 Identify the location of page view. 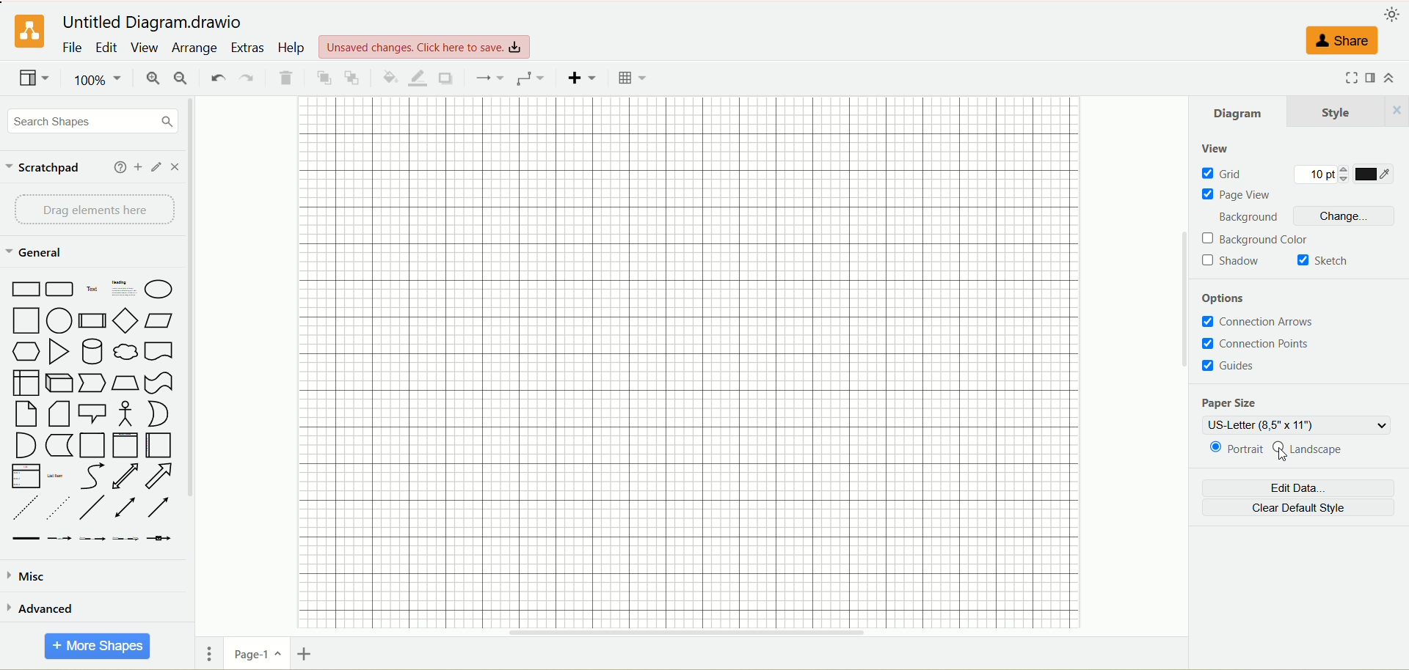
(1234, 194).